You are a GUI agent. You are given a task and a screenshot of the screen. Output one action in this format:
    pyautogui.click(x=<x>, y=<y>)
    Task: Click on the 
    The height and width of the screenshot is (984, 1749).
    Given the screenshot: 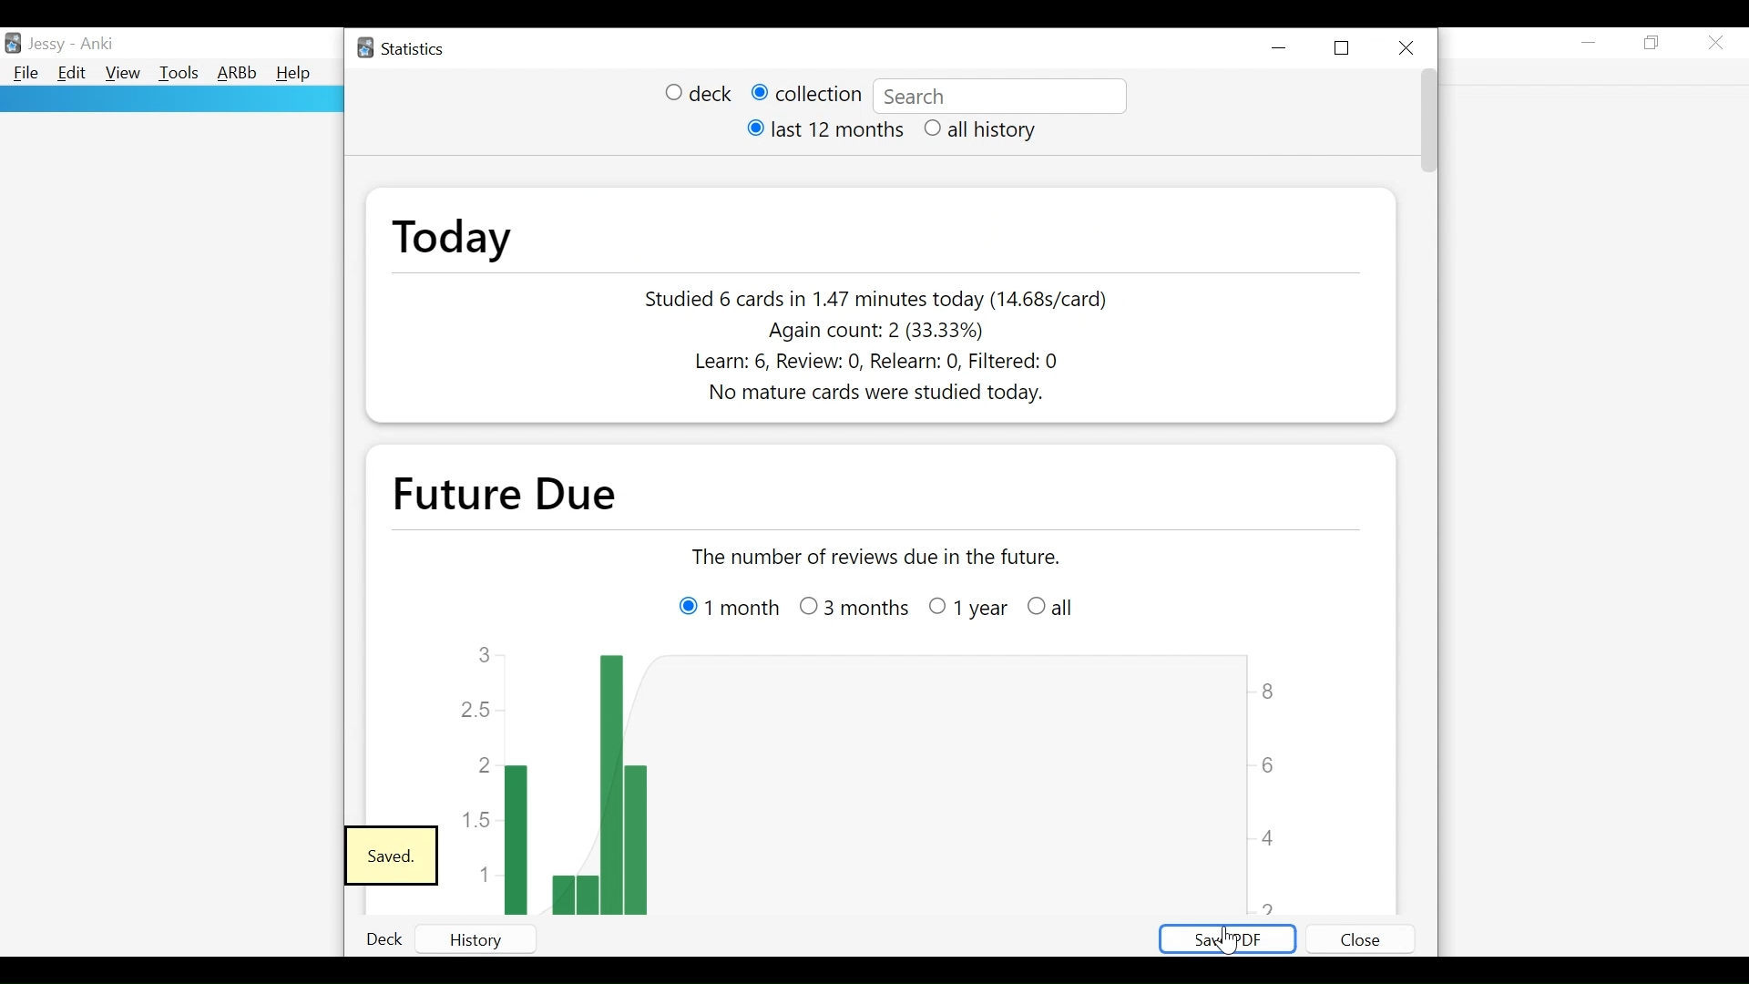 What is the action you would take?
    pyautogui.click(x=967, y=610)
    